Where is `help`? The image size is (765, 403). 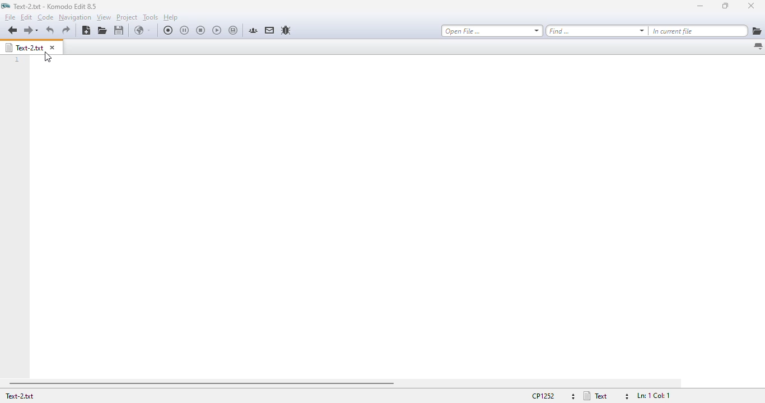
help is located at coordinates (171, 18).